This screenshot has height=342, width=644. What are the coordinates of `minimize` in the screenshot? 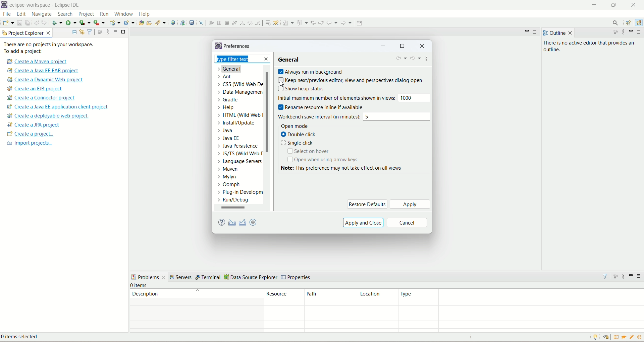 It's located at (594, 5).